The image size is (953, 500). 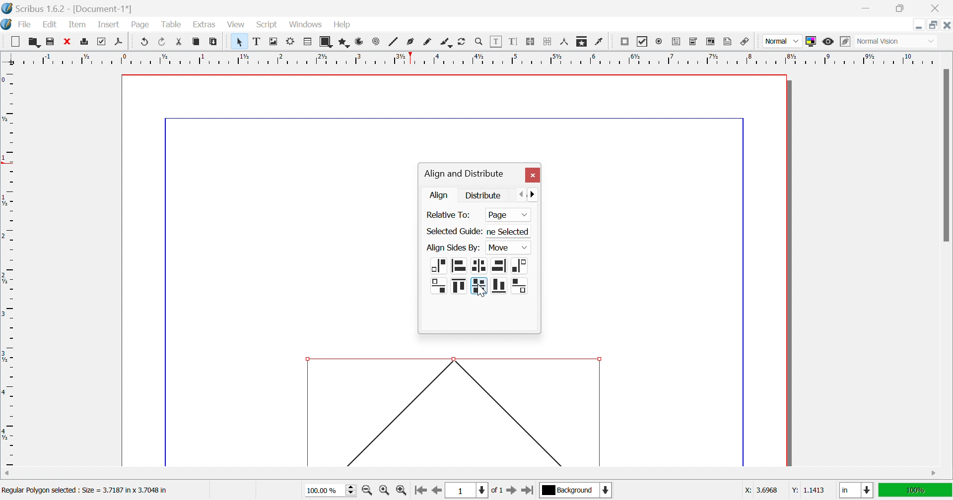 I want to click on Save as PDF, so click(x=121, y=42).